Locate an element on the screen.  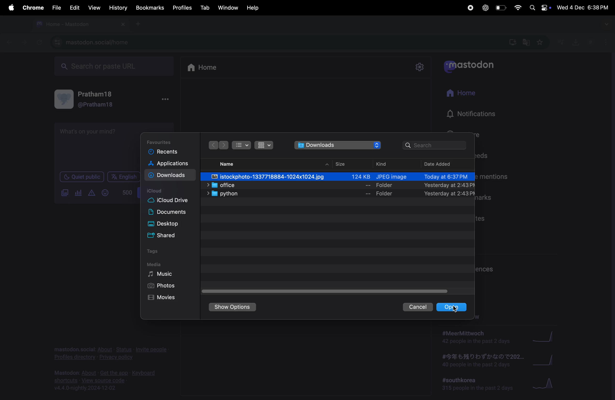
userprofile is located at coordinates (599, 42).